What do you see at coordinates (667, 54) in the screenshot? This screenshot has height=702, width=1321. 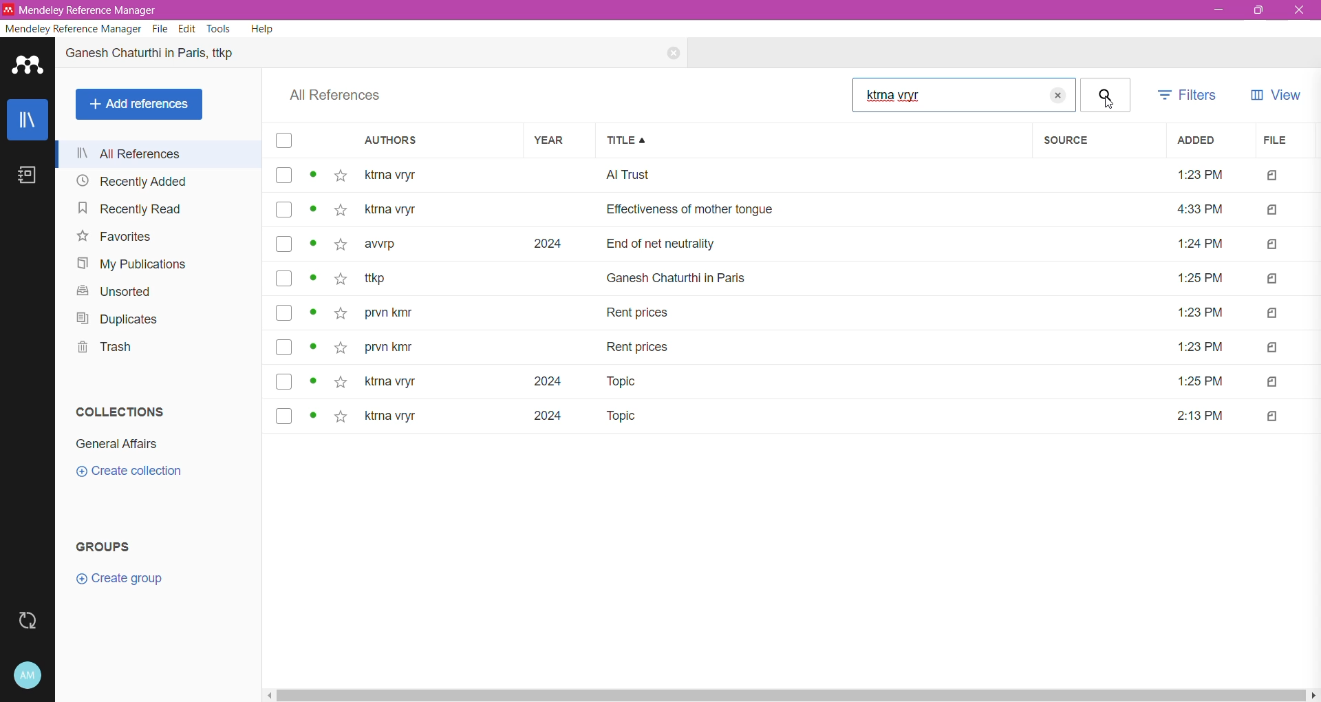 I see `Close` at bounding box center [667, 54].